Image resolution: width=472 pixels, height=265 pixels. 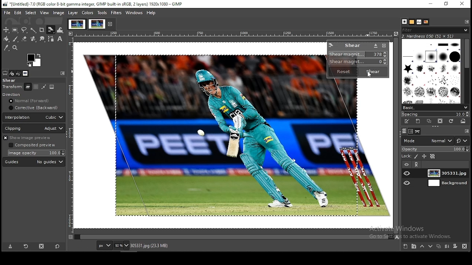 What do you see at coordinates (51, 39) in the screenshot?
I see `paths tools` at bounding box center [51, 39].